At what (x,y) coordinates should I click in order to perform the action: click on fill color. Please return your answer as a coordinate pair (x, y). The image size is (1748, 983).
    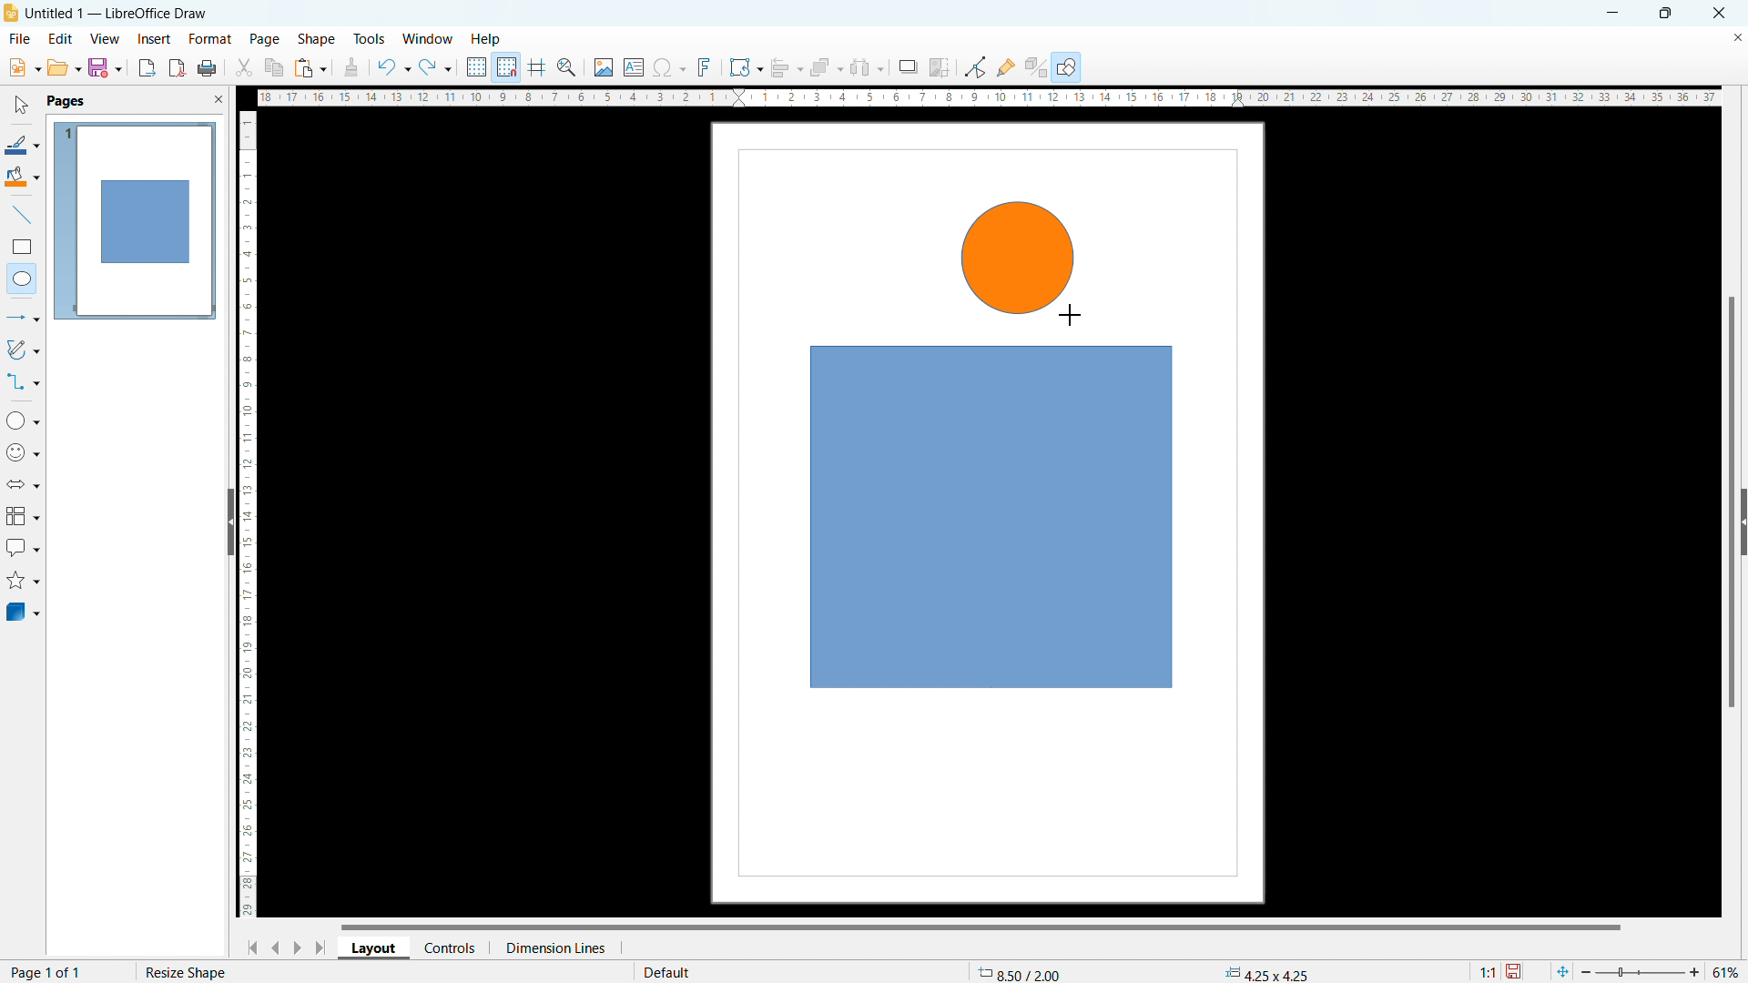
    Looking at the image, I should click on (23, 177).